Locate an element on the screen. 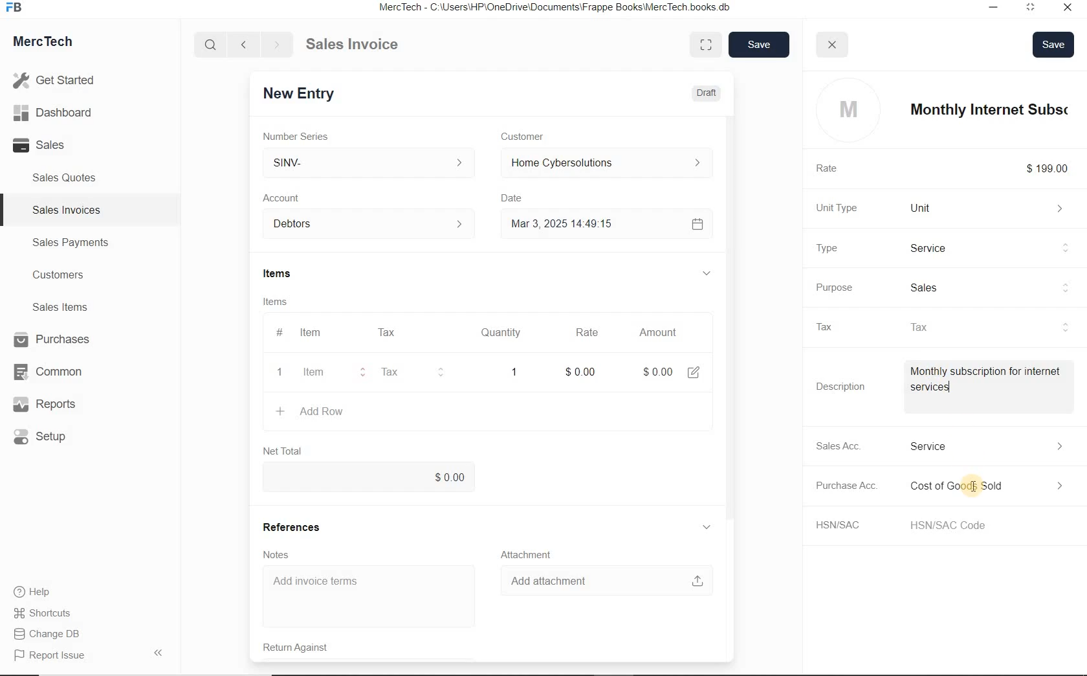 The width and height of the screenshot is (1087, 676). HSN/SAC Code is located at coordinates (954, 524).